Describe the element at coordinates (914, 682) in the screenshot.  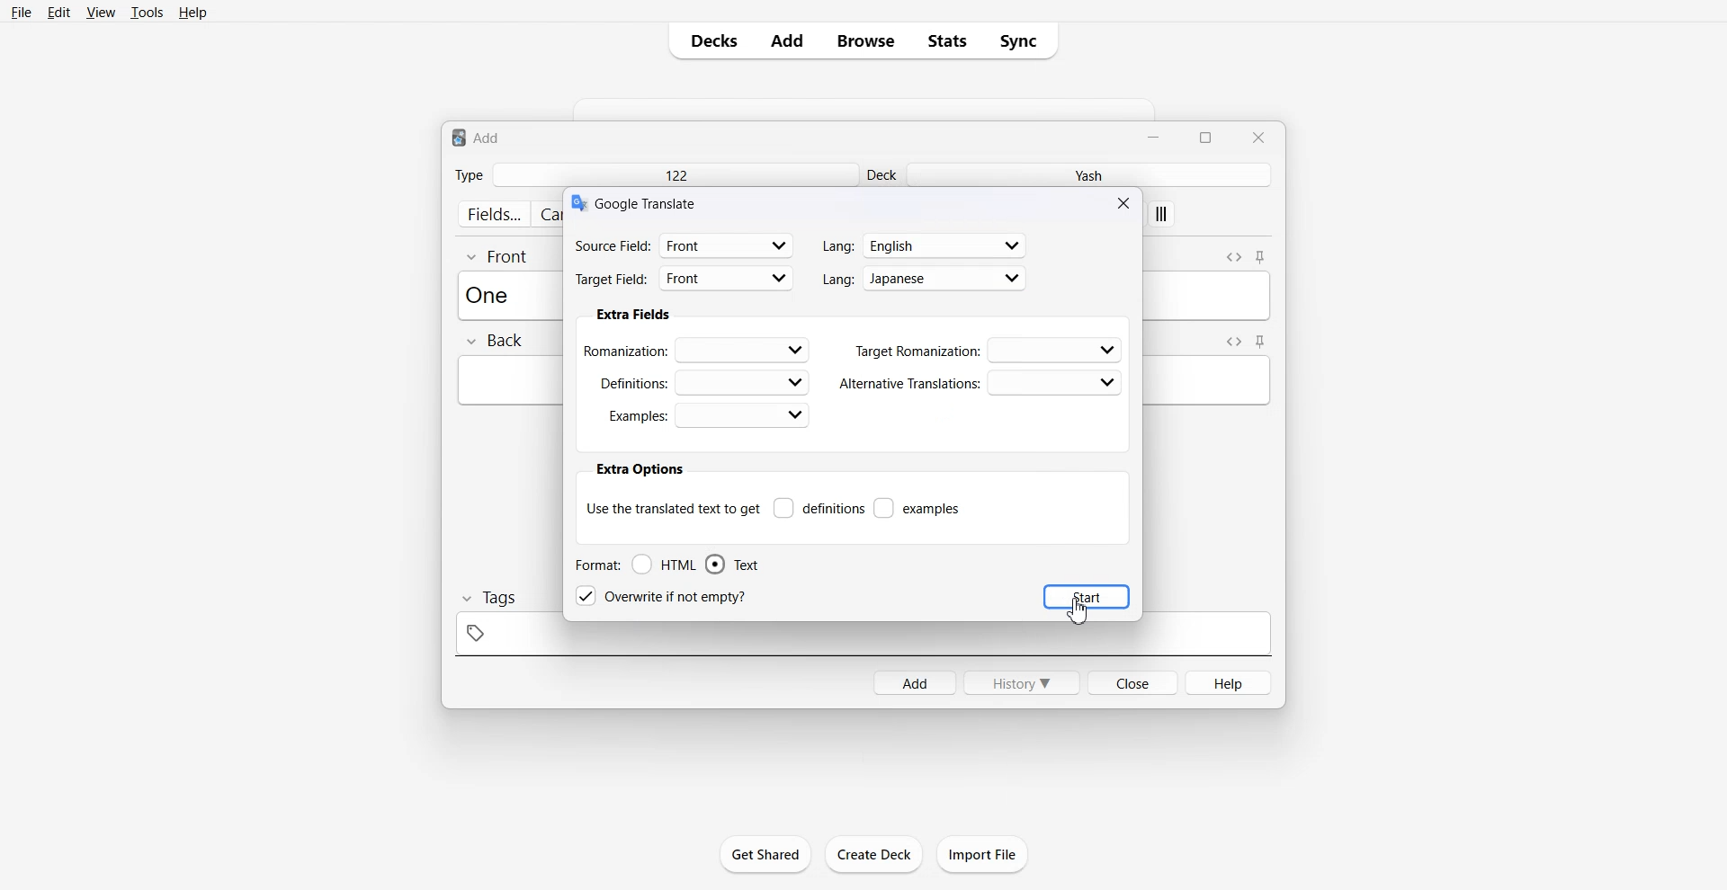
I see `Add` at that location.